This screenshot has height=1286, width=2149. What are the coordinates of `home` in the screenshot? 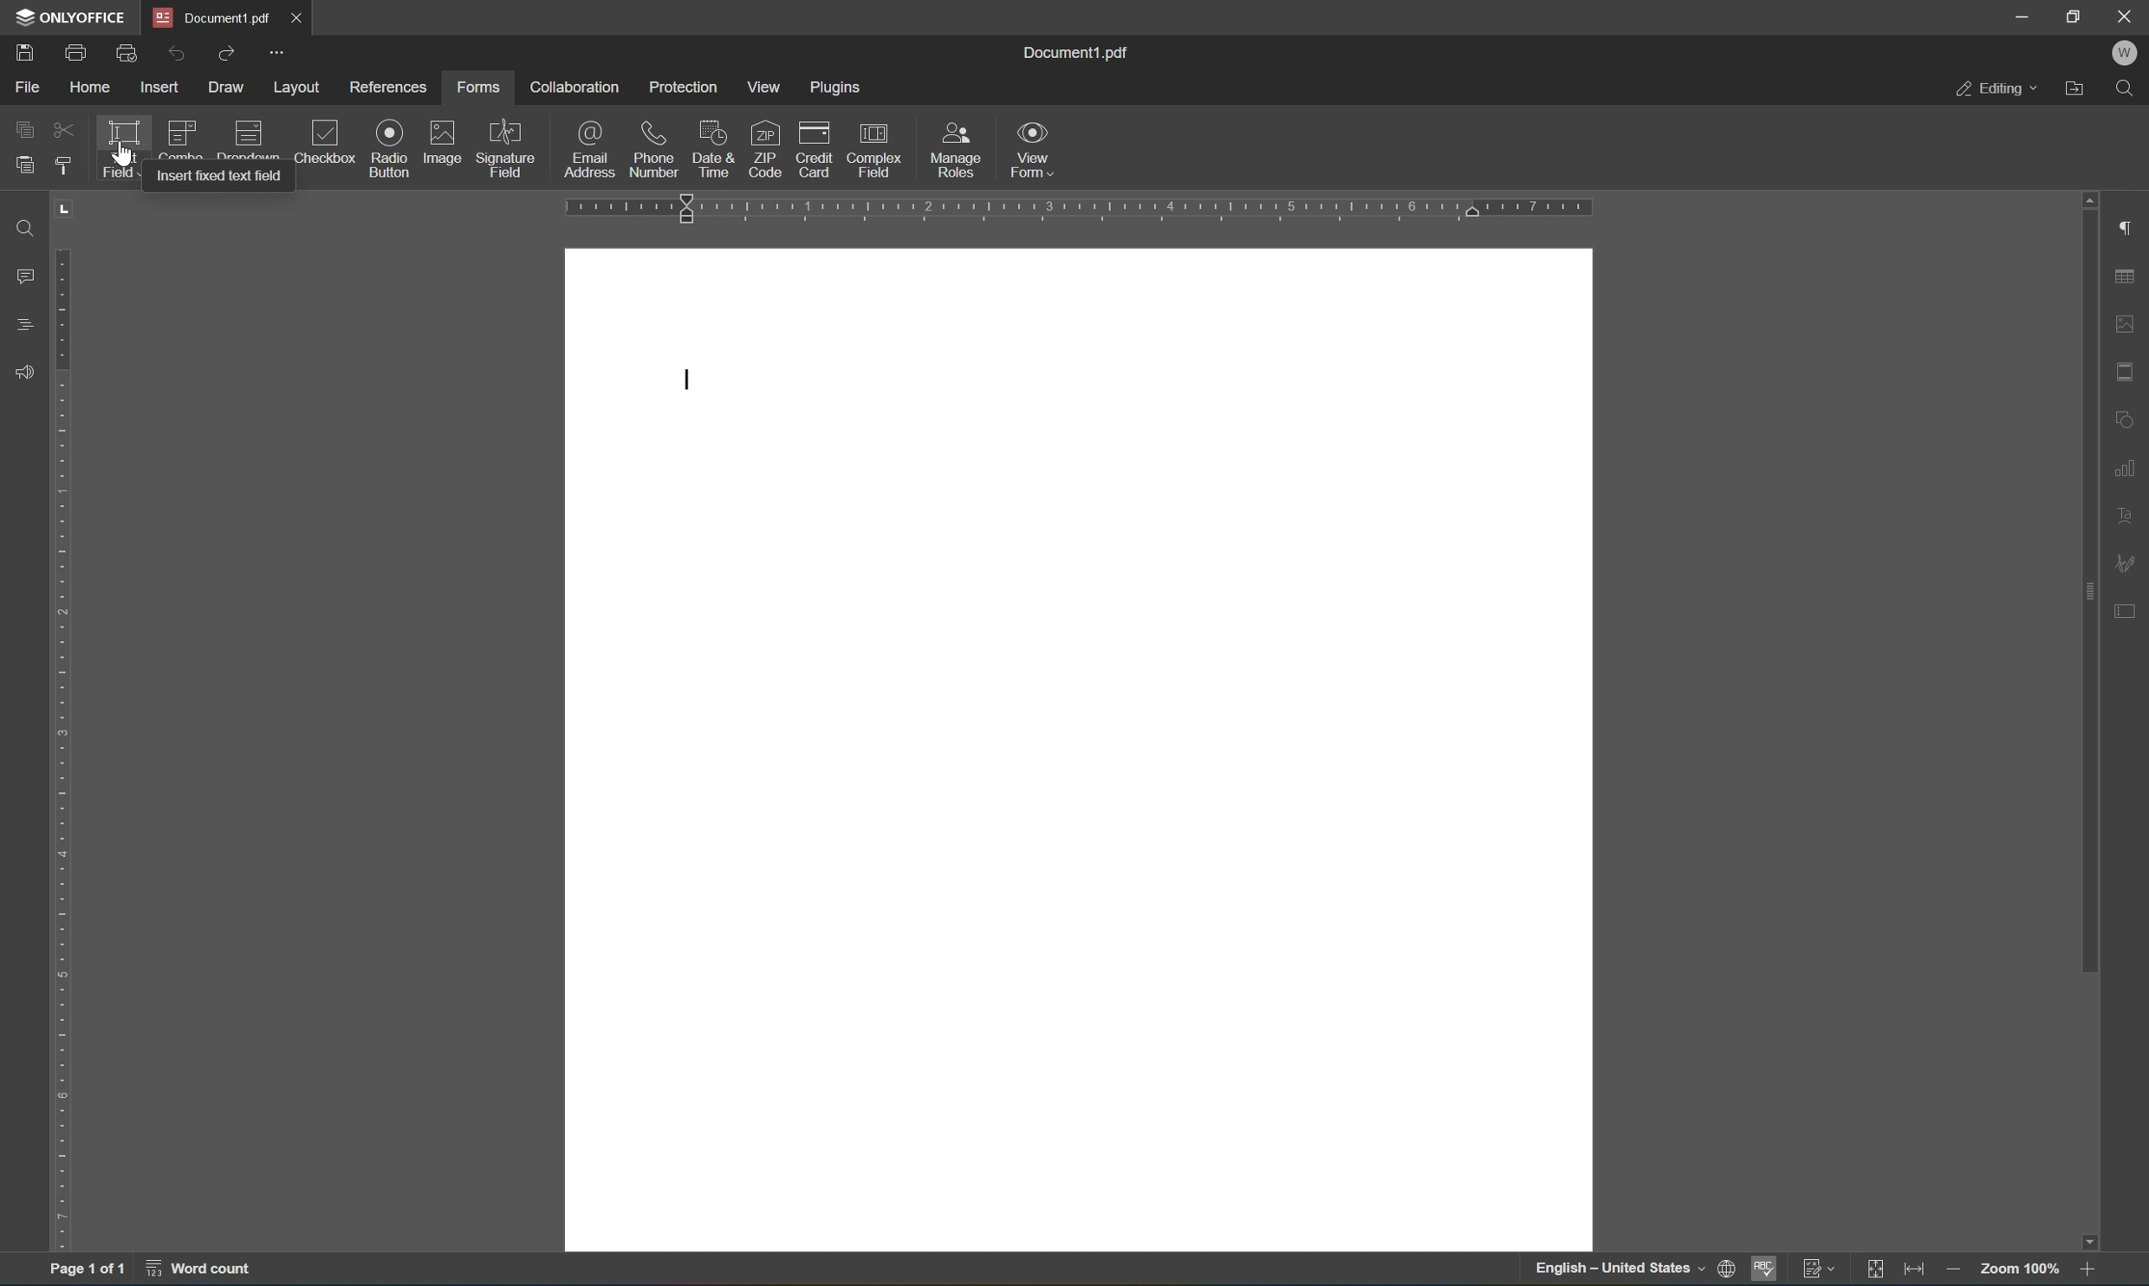 It's located at (92, 86).